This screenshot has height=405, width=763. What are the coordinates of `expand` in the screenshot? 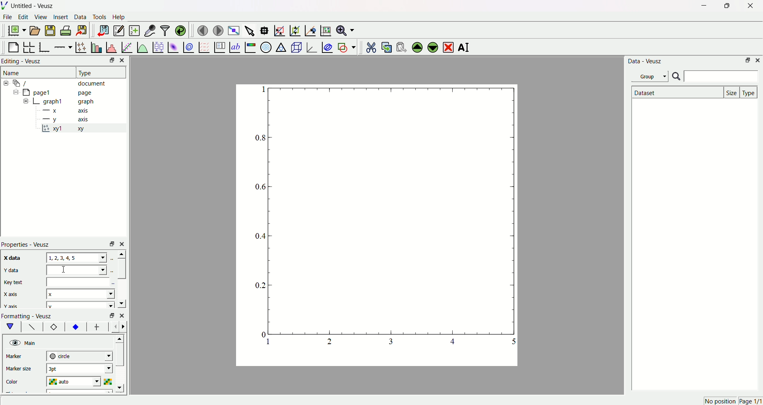 It's located at (26, 101).